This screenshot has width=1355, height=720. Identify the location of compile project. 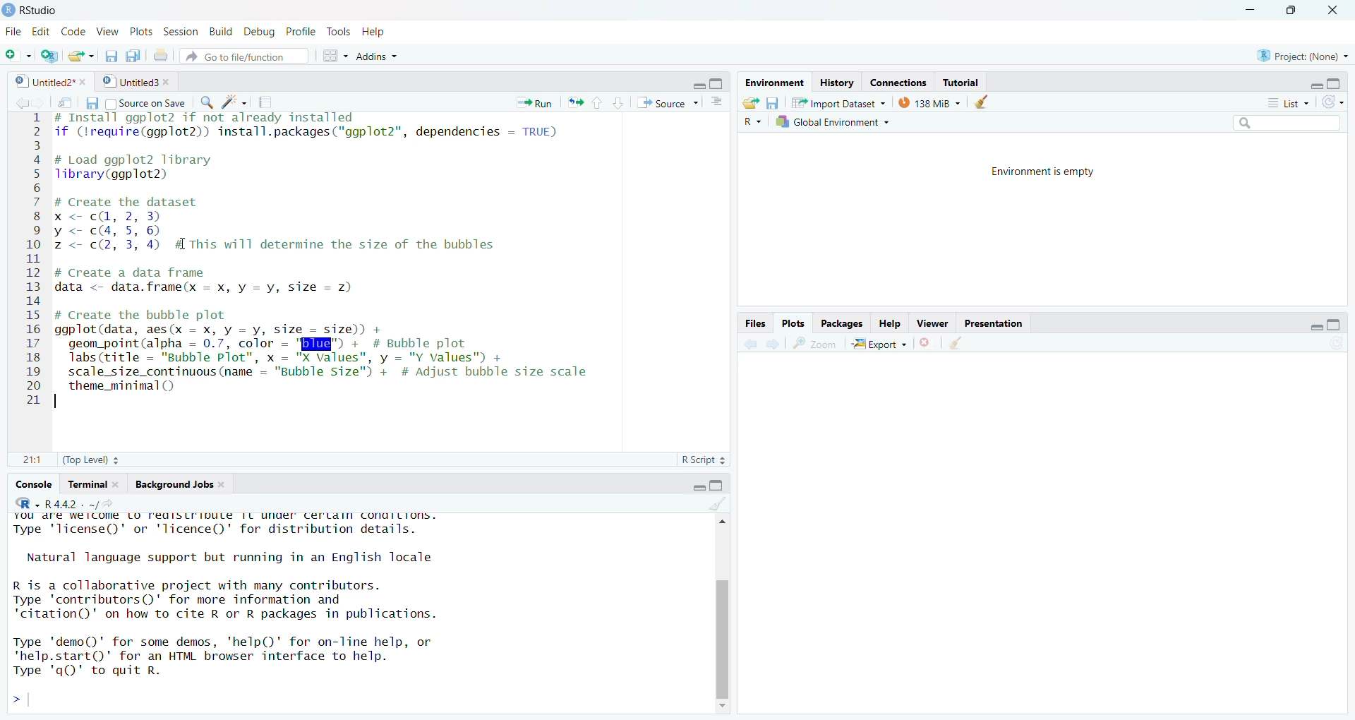
(271, 102).